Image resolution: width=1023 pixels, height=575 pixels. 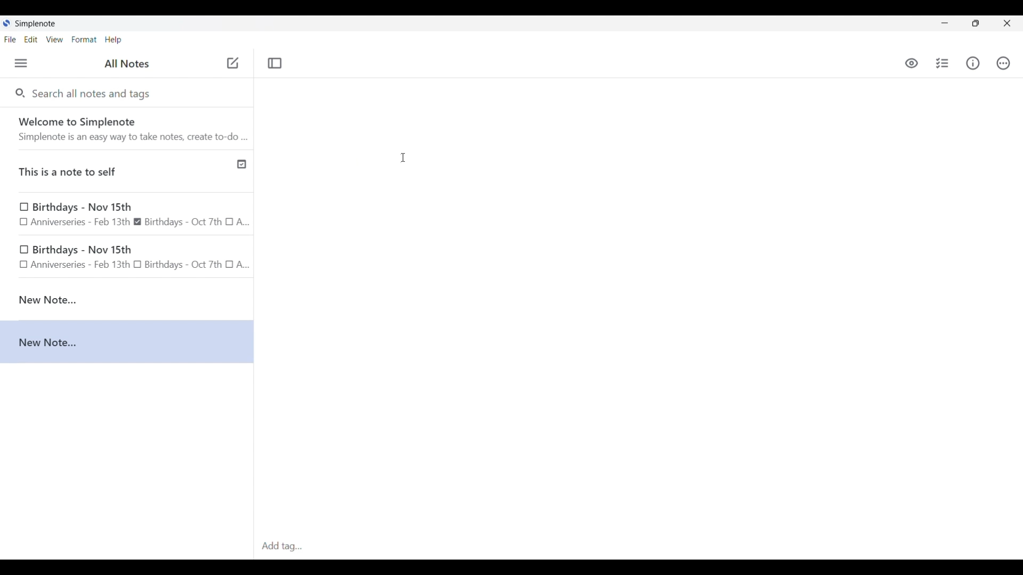 I want to click on Toggle to see markdown preview, so click(x=912, y=63).